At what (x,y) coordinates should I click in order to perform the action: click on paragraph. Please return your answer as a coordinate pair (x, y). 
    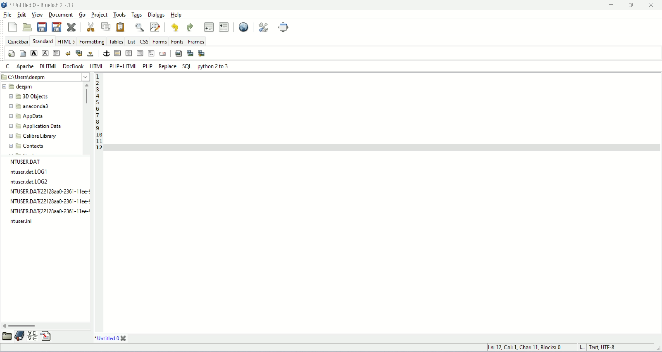
    Looking at the image, I should click on (57, 53).